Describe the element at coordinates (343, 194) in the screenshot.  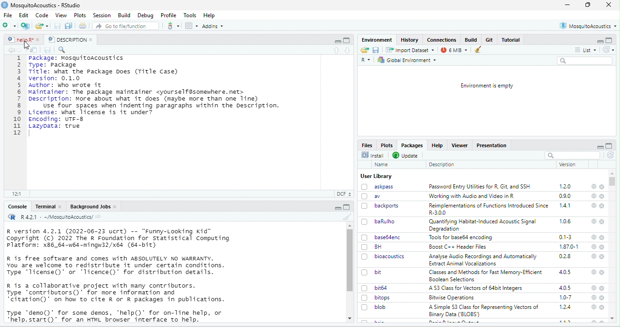
I see `DCF` at that location.